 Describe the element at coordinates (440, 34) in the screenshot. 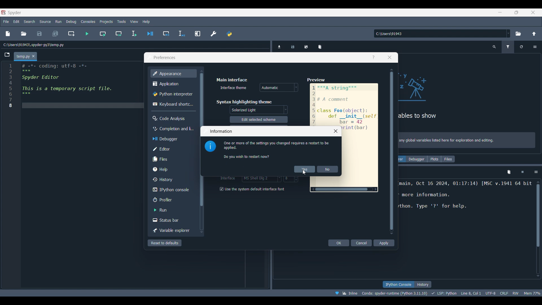

I see `Type in folder location` at that location.